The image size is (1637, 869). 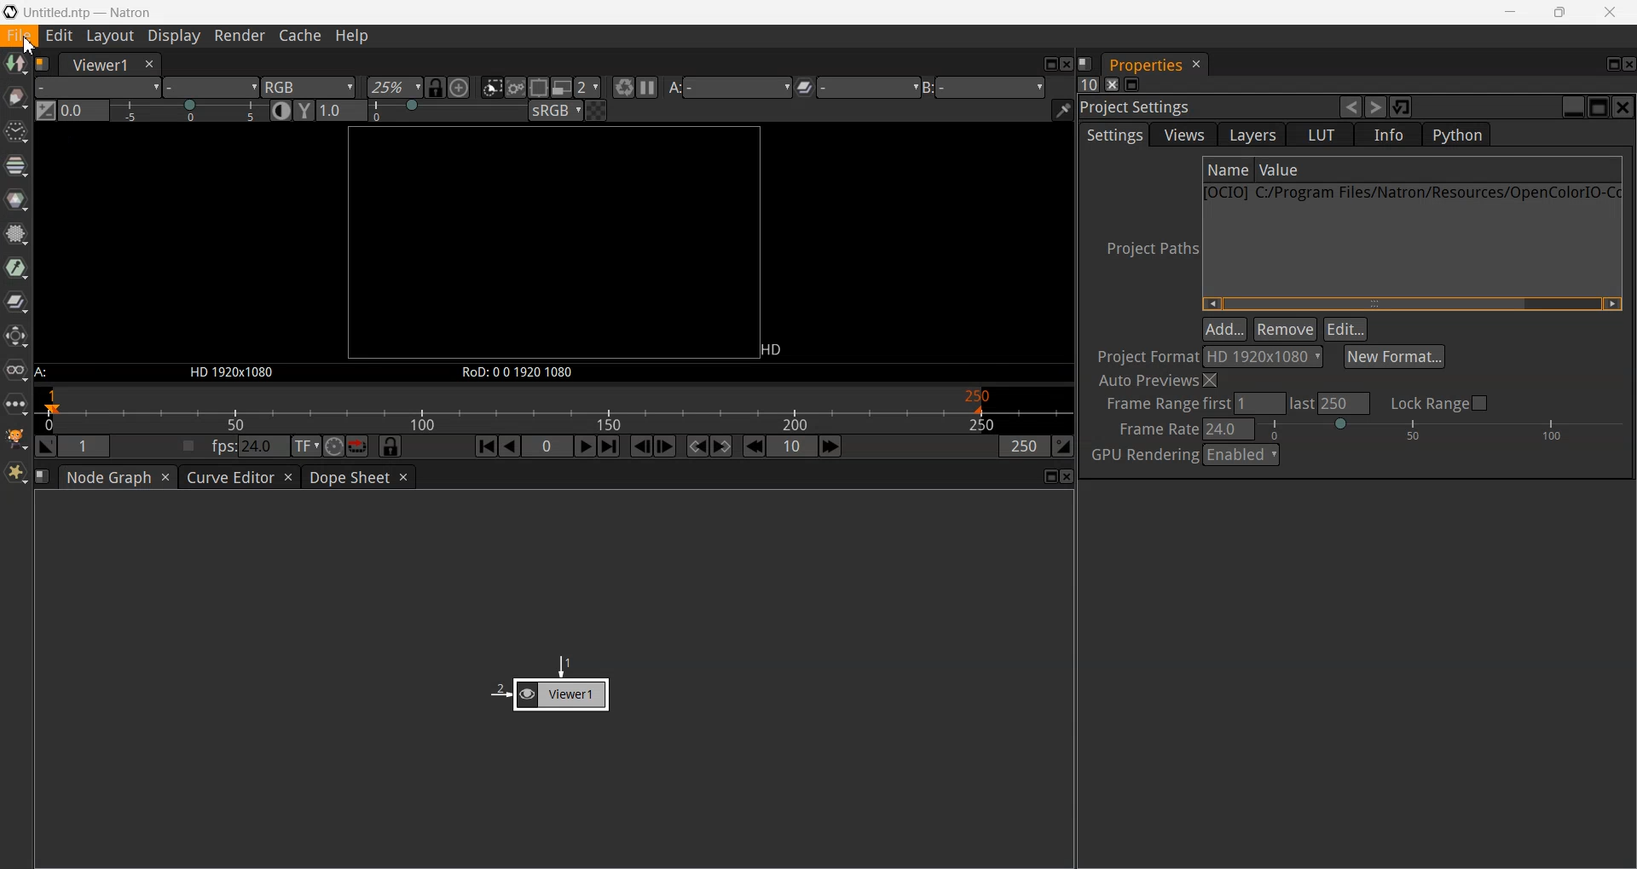 What do you see at coordinates (547, 446) in the screenshot?
I see `Current frame number` at bounding box center [547, 446].